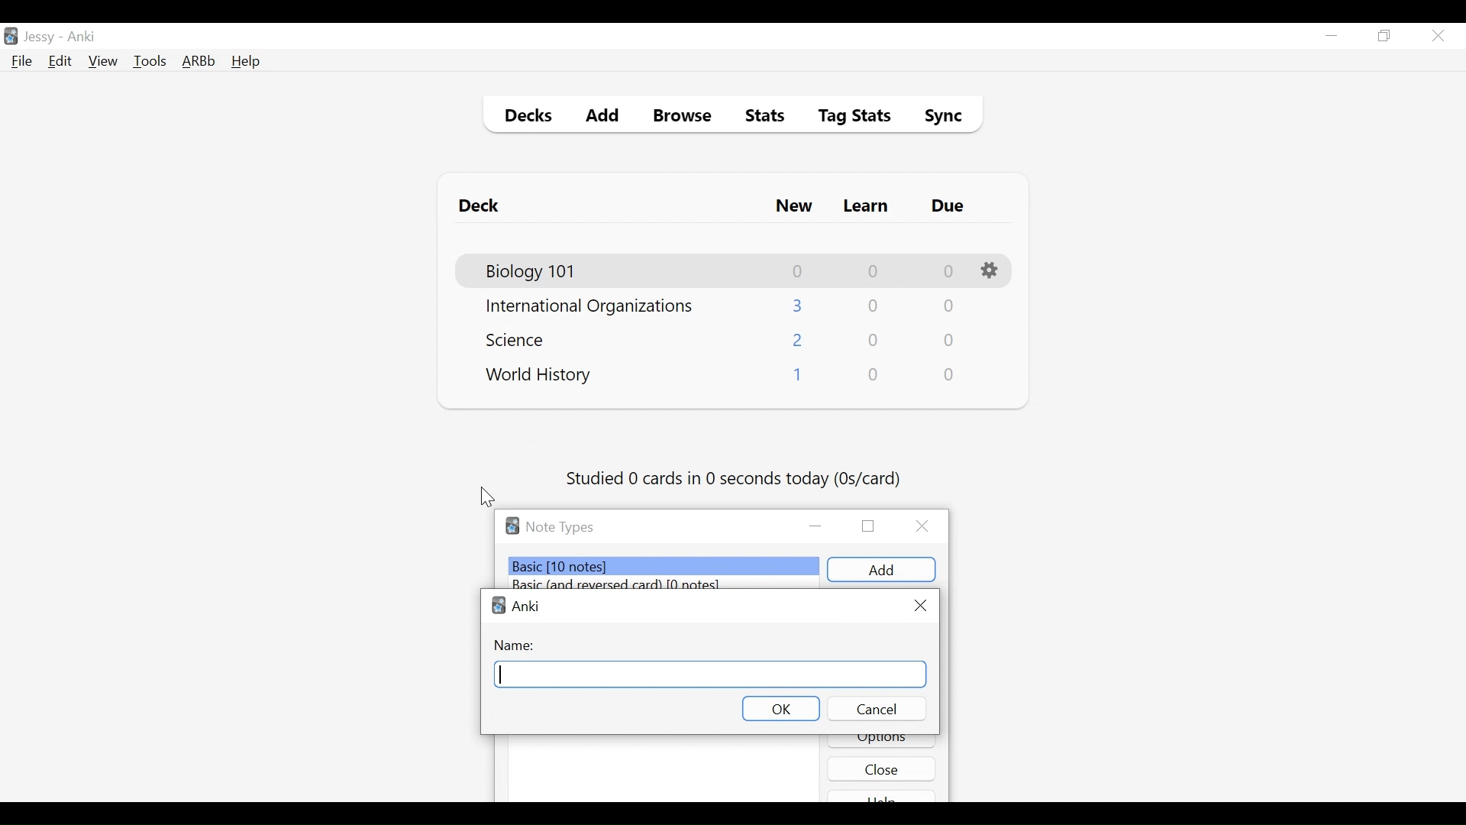 This screenshot has width=1466, height=825. I want to click on Learn Card Count, so click(872, 306).